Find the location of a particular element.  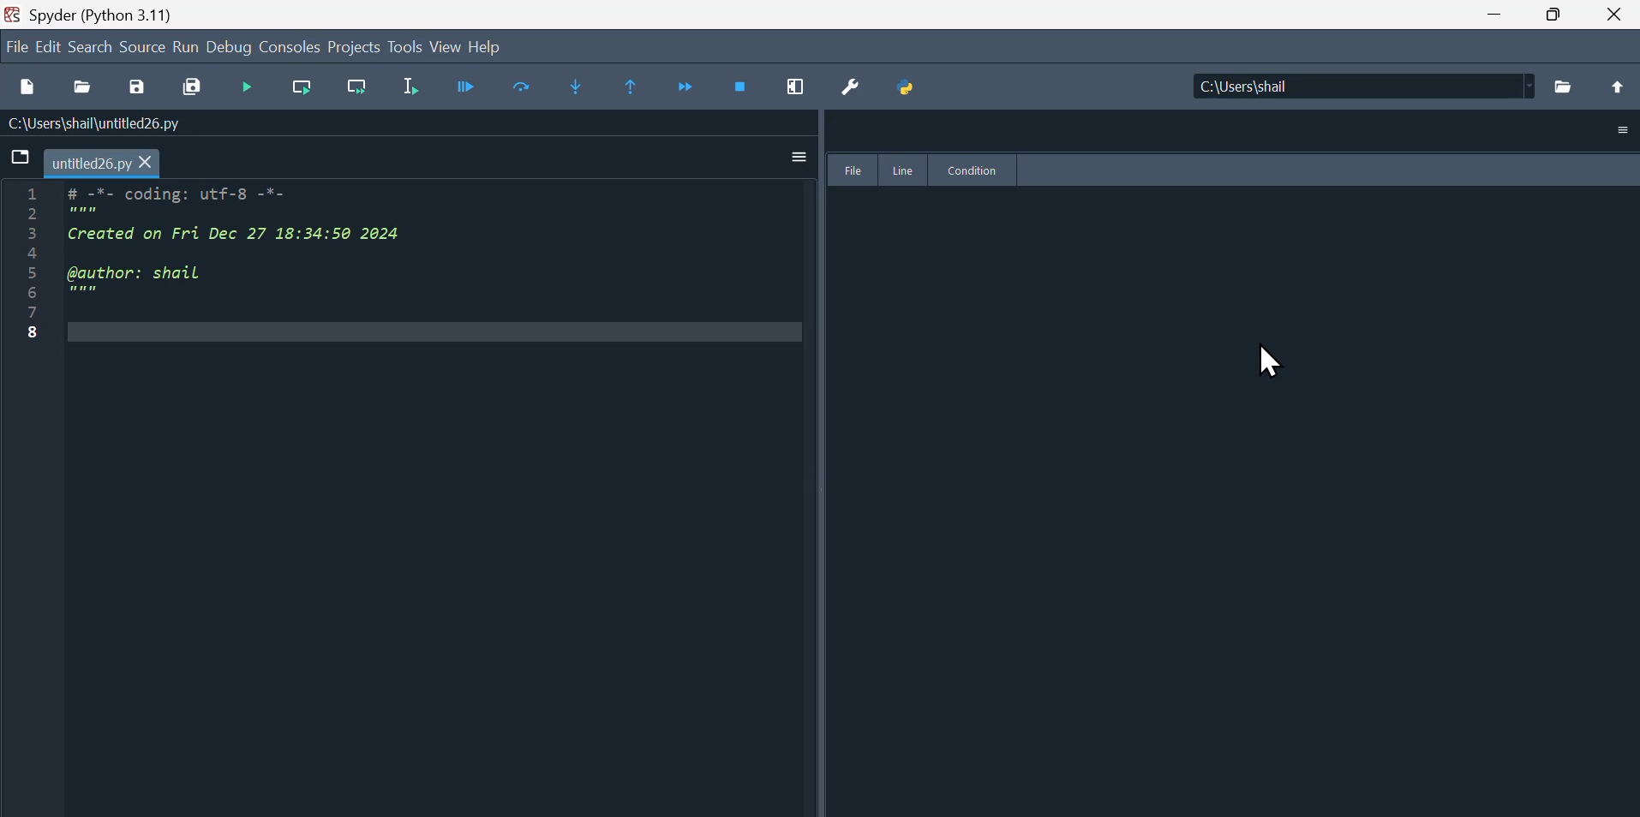

Debug file is located at coordinates (467, 87).